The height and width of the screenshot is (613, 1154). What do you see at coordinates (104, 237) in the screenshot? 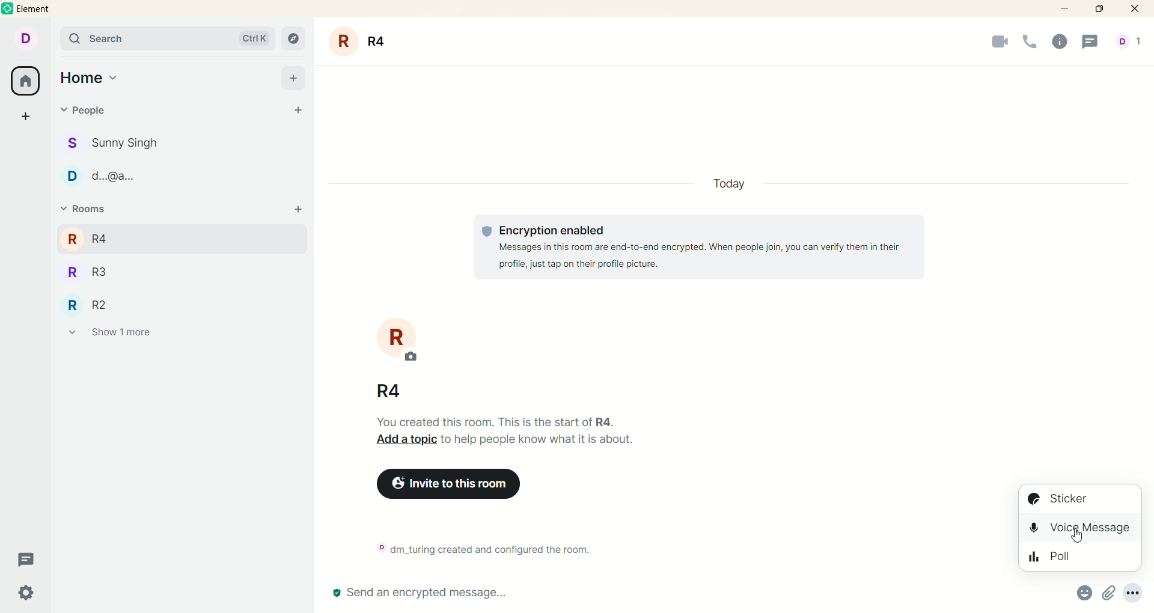
I see `R4` at bounding box center [104, 237].